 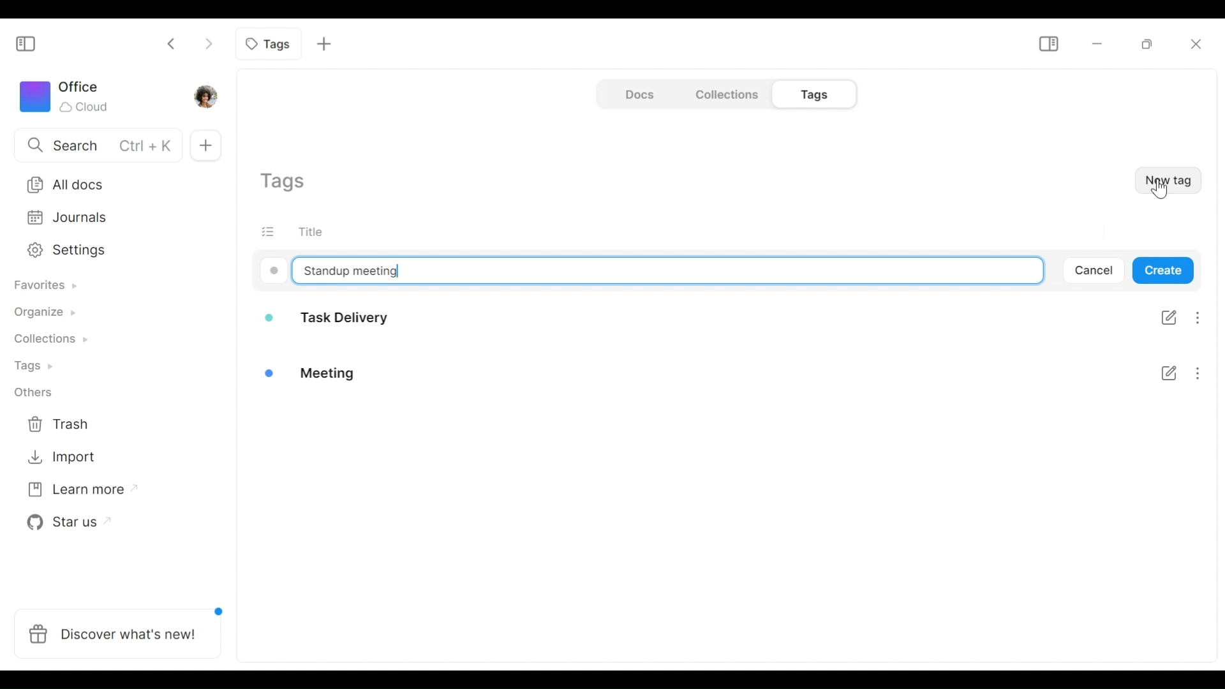 I want to click on Tags, so click(x=810, y=95).